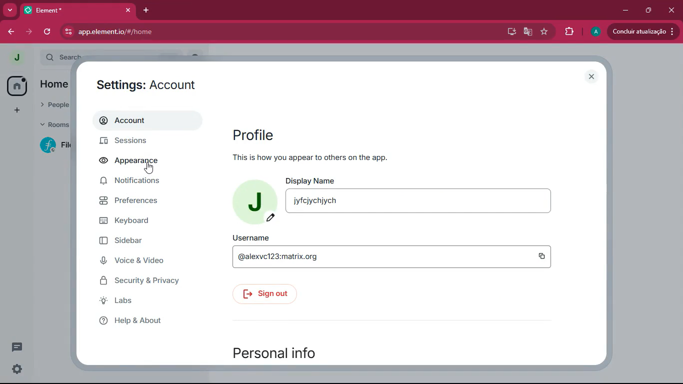  Describe the element at coordinates (265, 292) in the screenshot. I see `signout` at that location.